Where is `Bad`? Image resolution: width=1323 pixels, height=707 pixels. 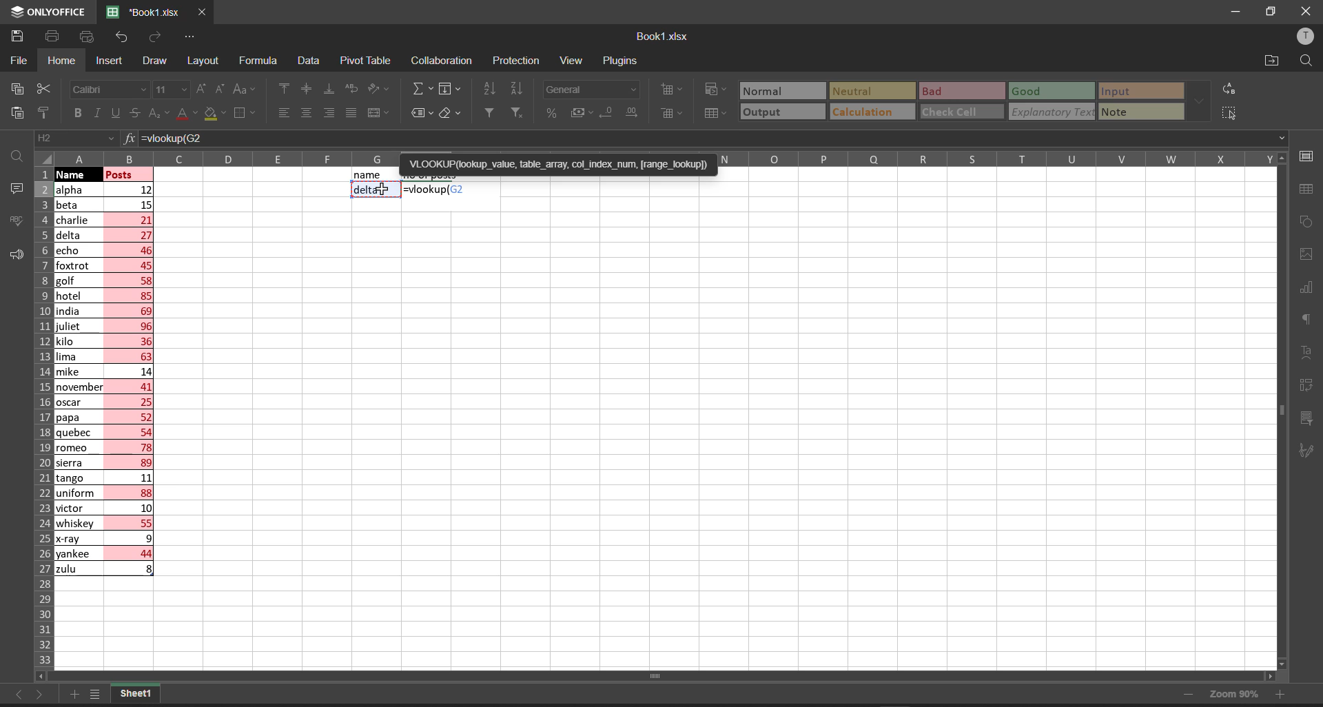 Bad is located at coordinates (936, 91).